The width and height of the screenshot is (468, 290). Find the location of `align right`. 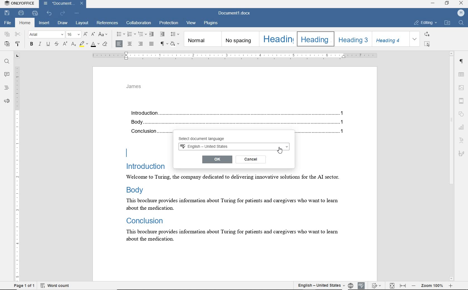

align right is located at coordinates (142, 44).